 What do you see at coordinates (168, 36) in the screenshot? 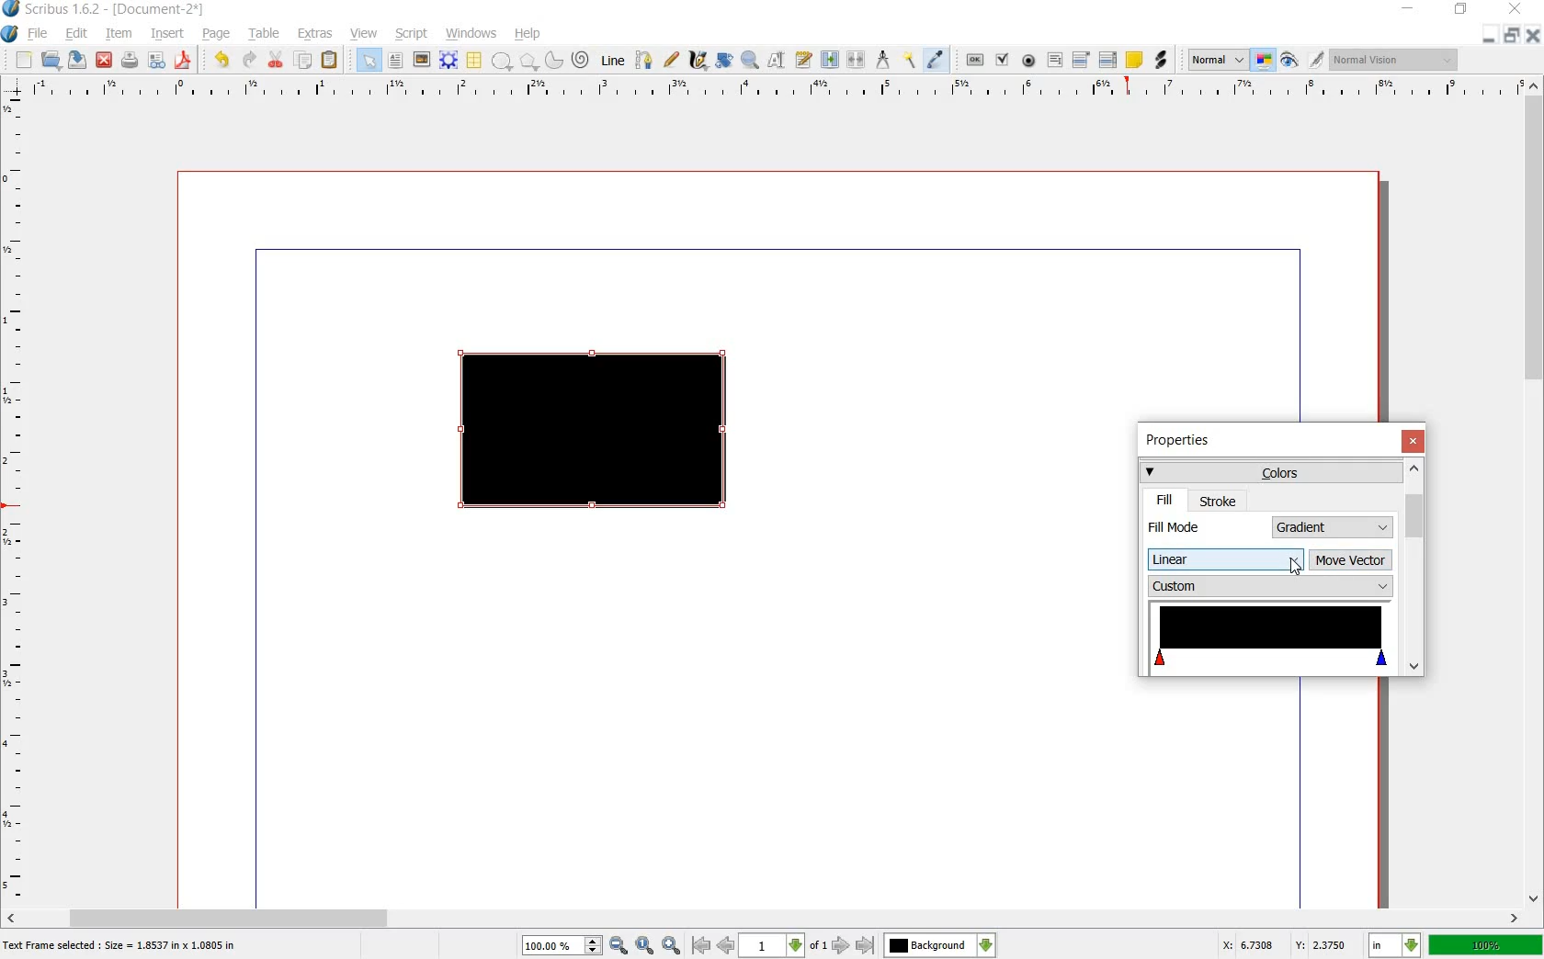
I see `insert` at bounding box center [168, 36].